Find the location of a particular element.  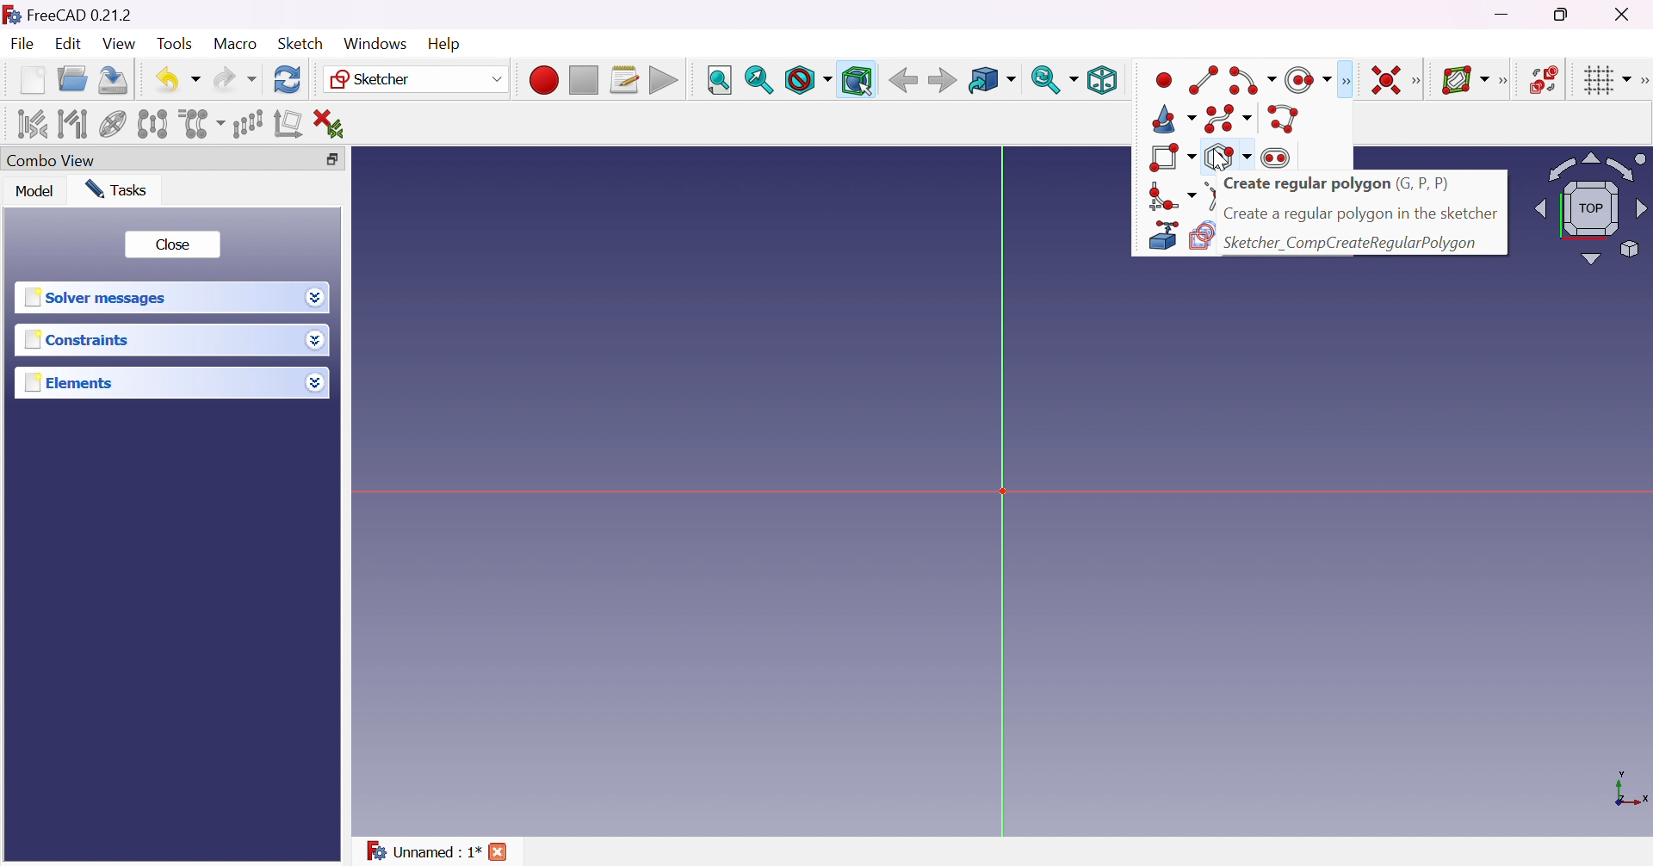

Restore down is located at coordinates (341, 159).